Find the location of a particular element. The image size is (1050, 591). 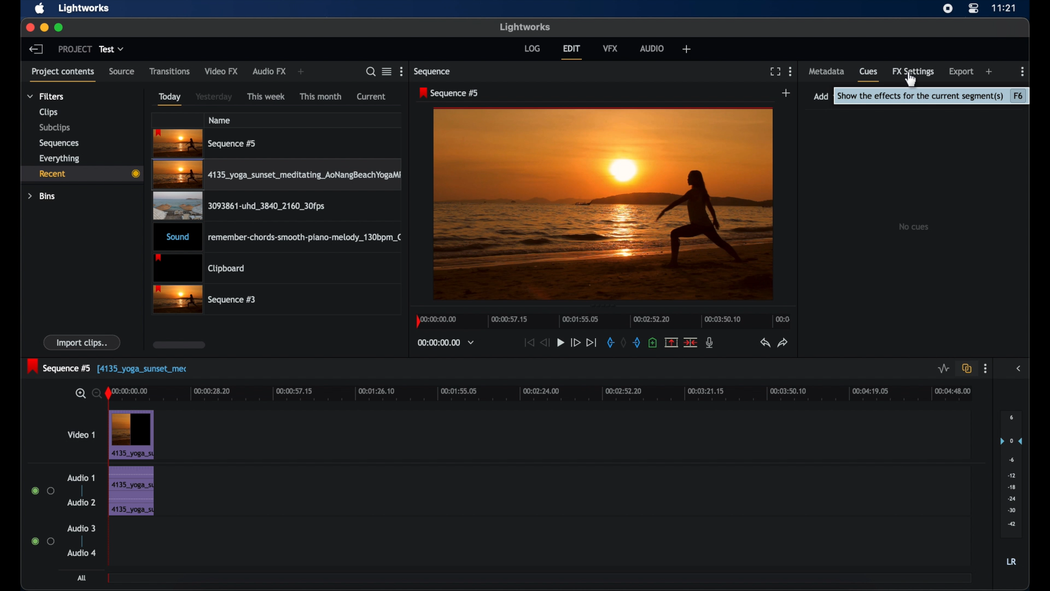

clips is located at coordinates (49, 113).